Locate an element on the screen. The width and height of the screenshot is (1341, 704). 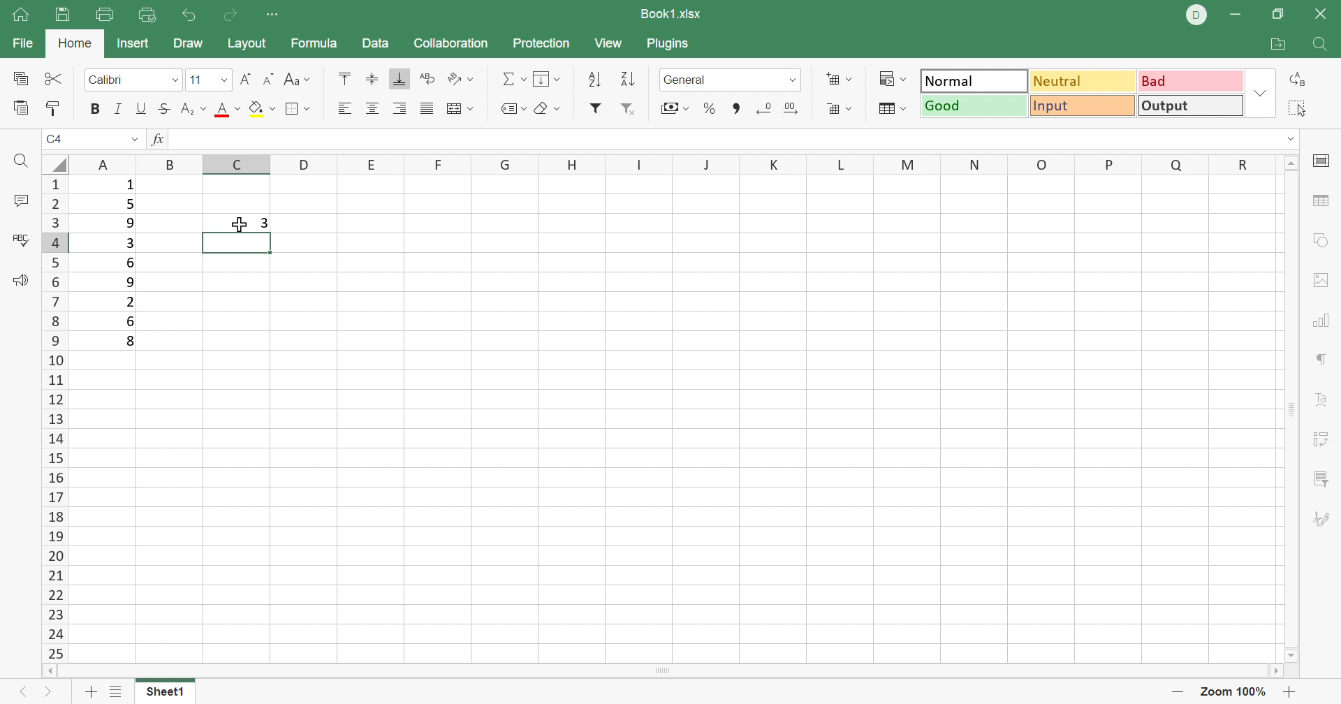
Protection is located at coordinates (540, 43).